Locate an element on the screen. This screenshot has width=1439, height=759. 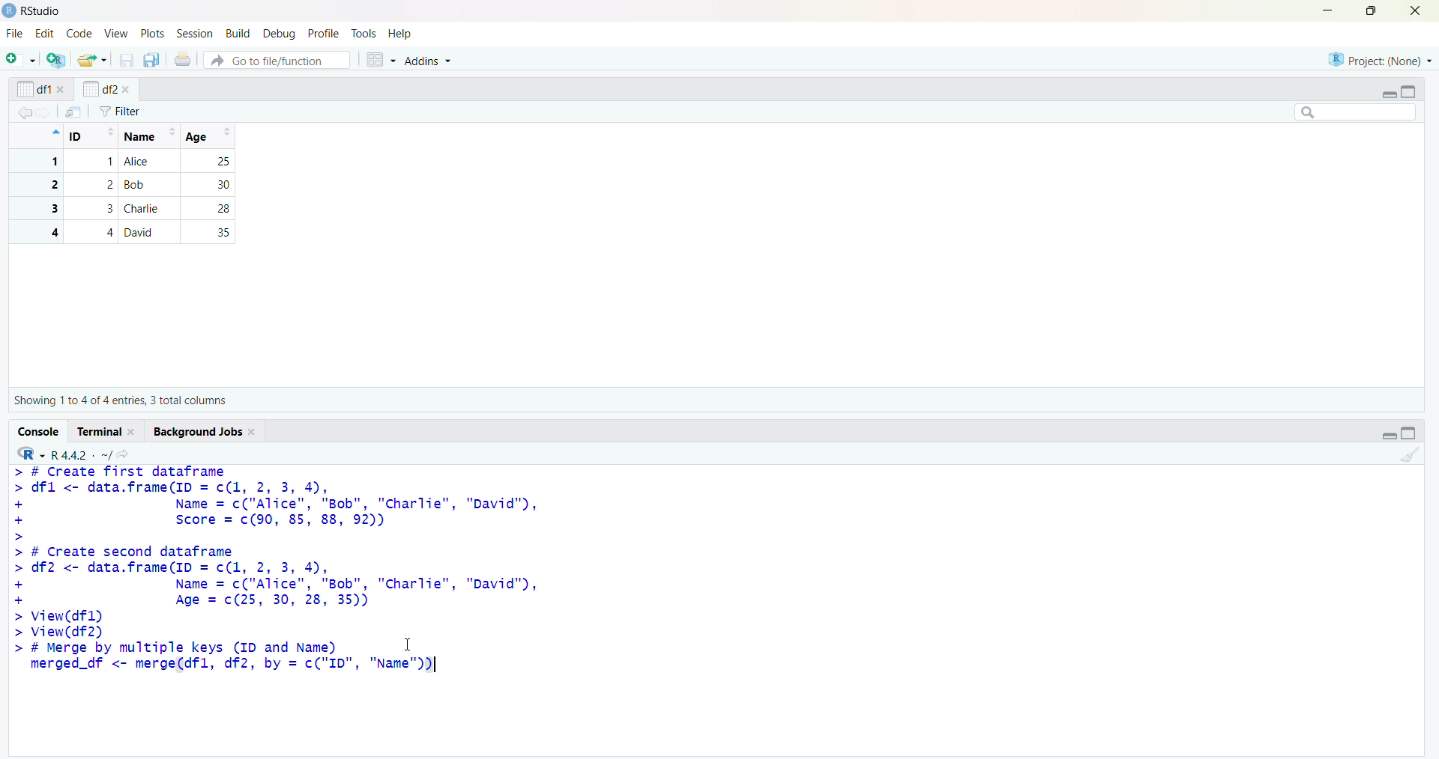
close is located at coordinates (126, 90).